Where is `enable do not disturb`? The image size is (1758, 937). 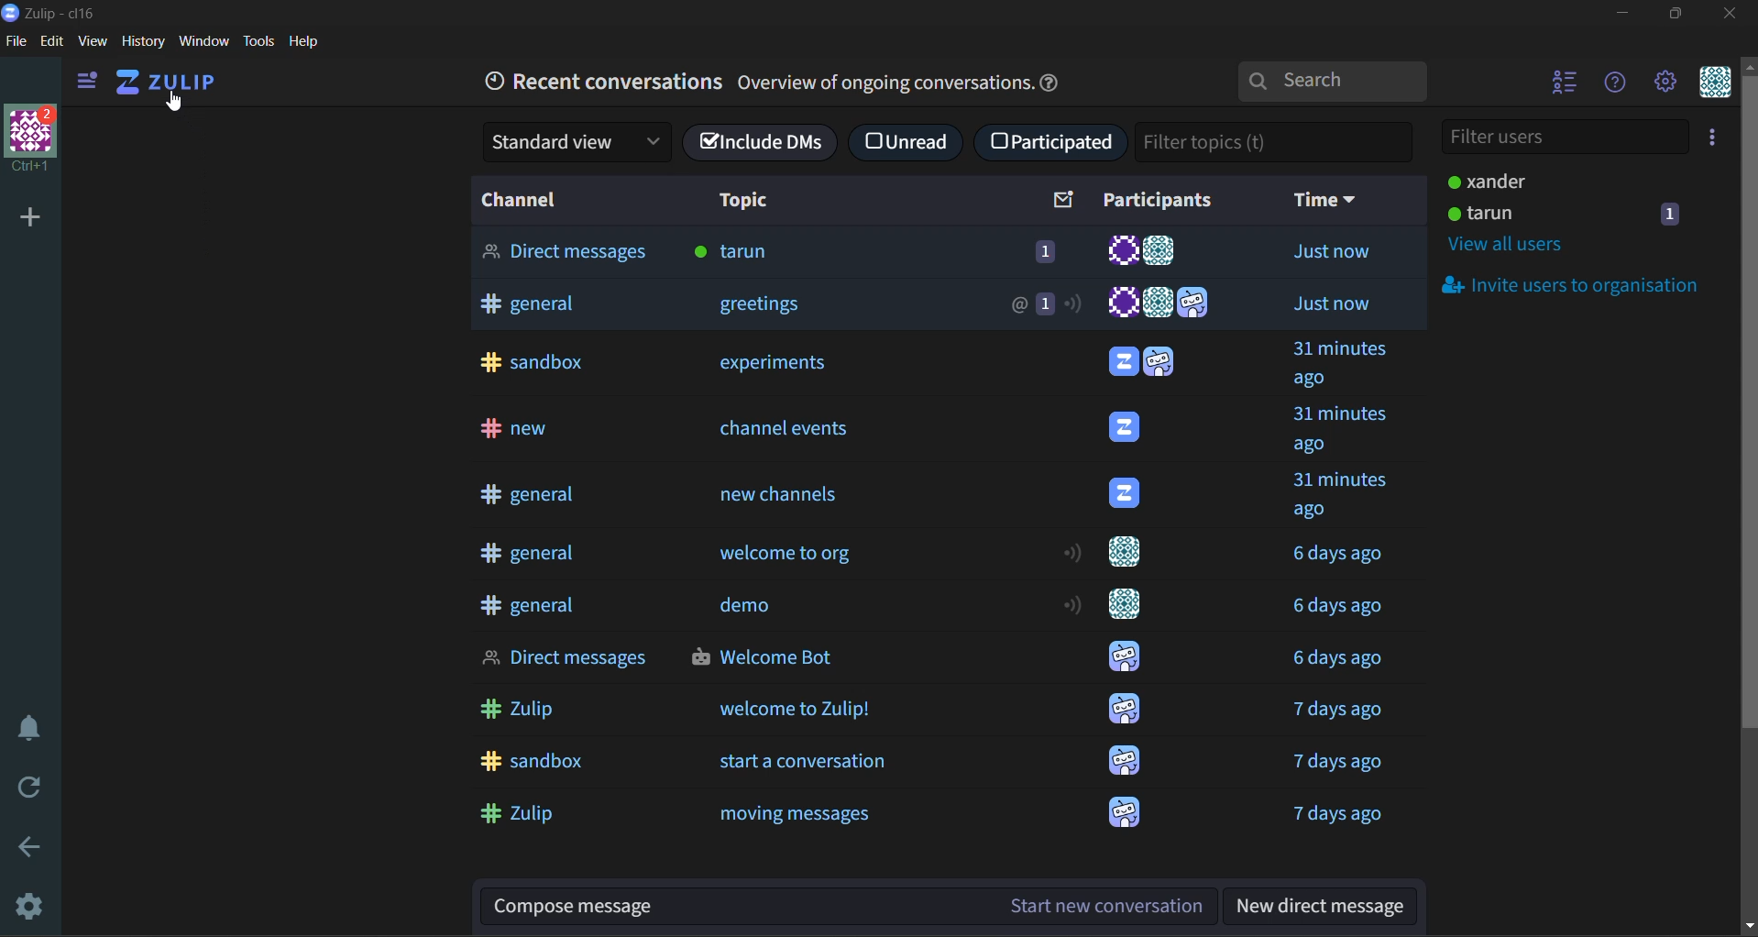
enable do not disturb is located at coordinates (30, 729).